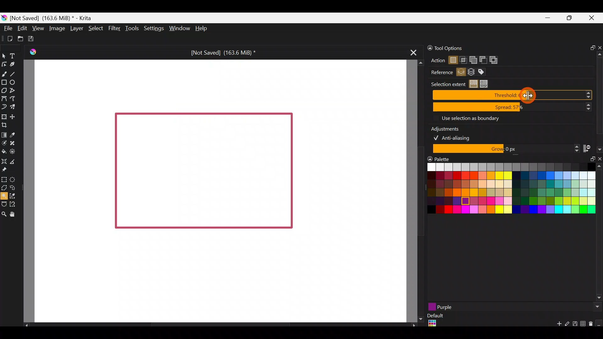 The image size is (603, 339). I want to click on Close docker, so click(599, 160).